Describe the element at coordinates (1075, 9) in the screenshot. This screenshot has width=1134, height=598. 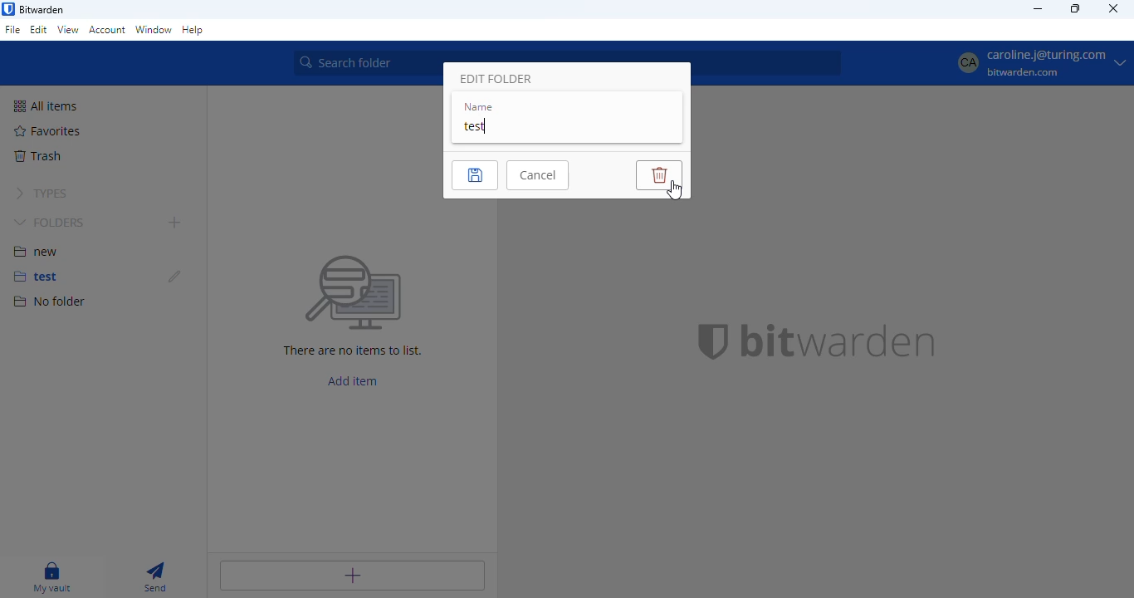
I see `maximize` at that location.